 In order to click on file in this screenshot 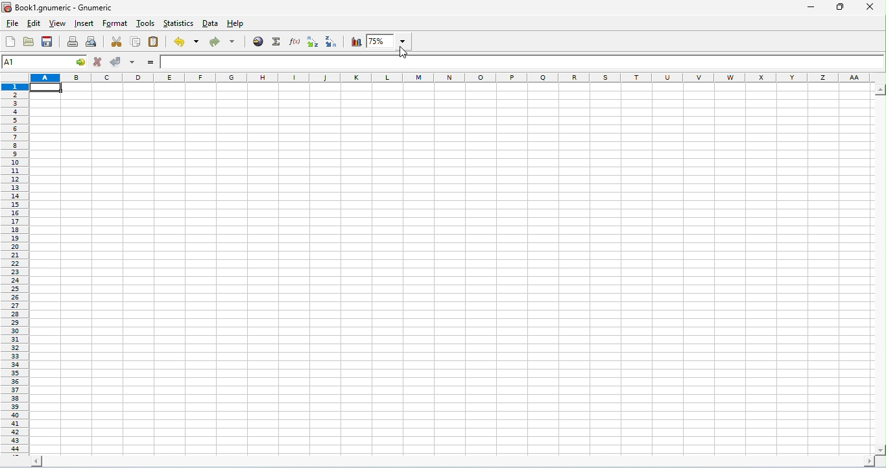, I will do `click(13, 25)`.